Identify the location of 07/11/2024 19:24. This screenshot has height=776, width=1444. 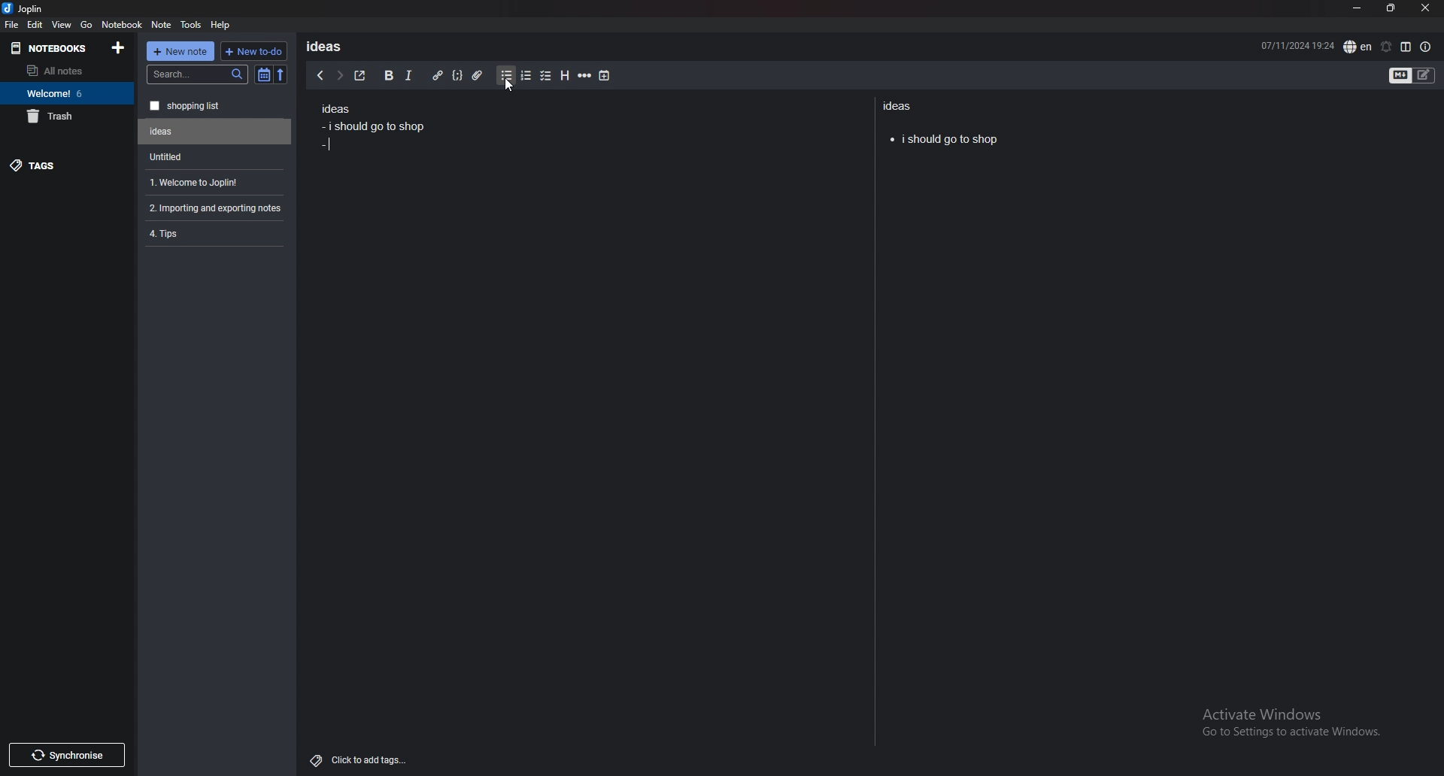
(1297, 44).